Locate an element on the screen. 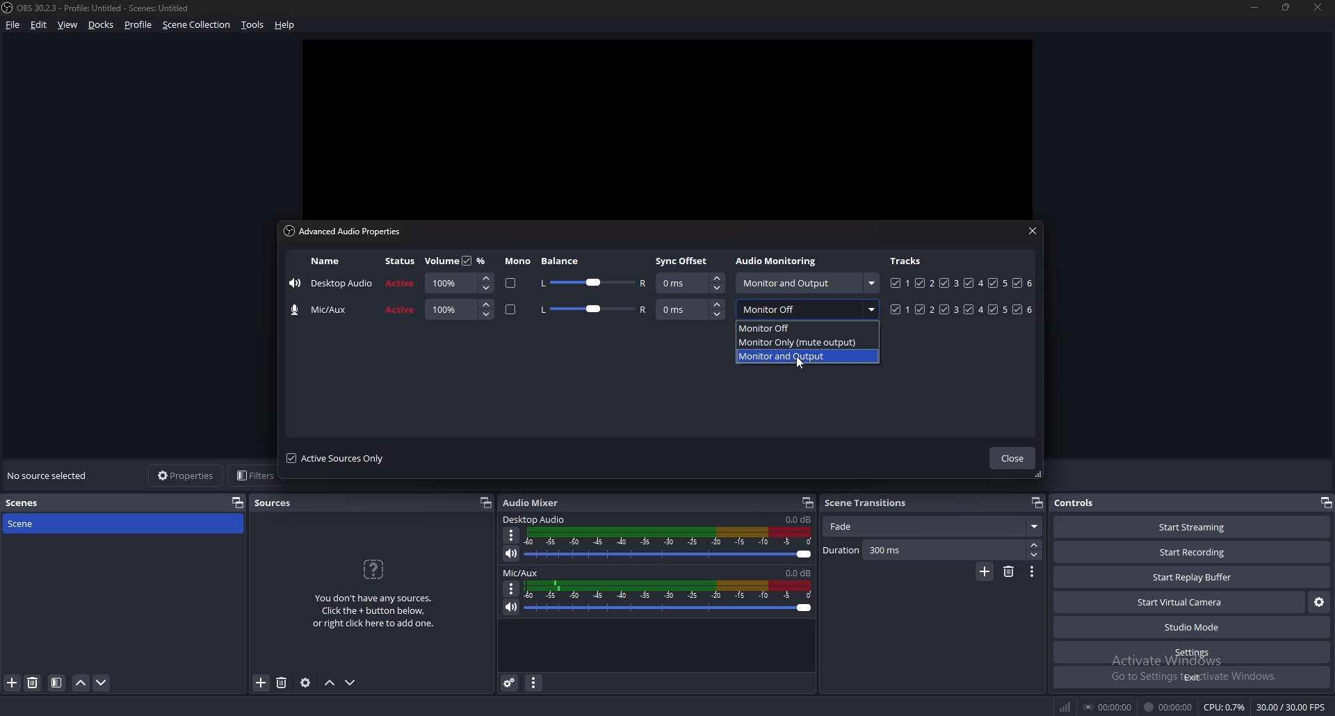  cursor is located at coordinates (802, 364).